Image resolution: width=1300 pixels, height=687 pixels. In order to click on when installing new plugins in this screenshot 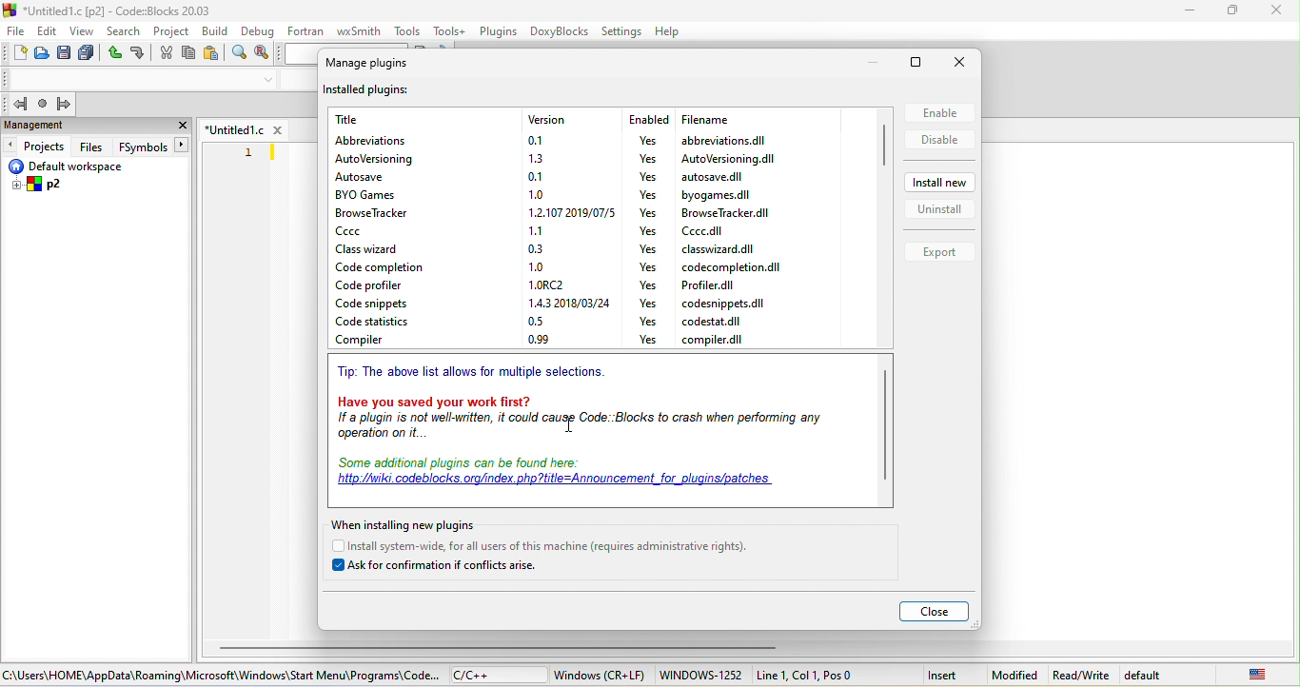, I will do `click(417, 524)`.